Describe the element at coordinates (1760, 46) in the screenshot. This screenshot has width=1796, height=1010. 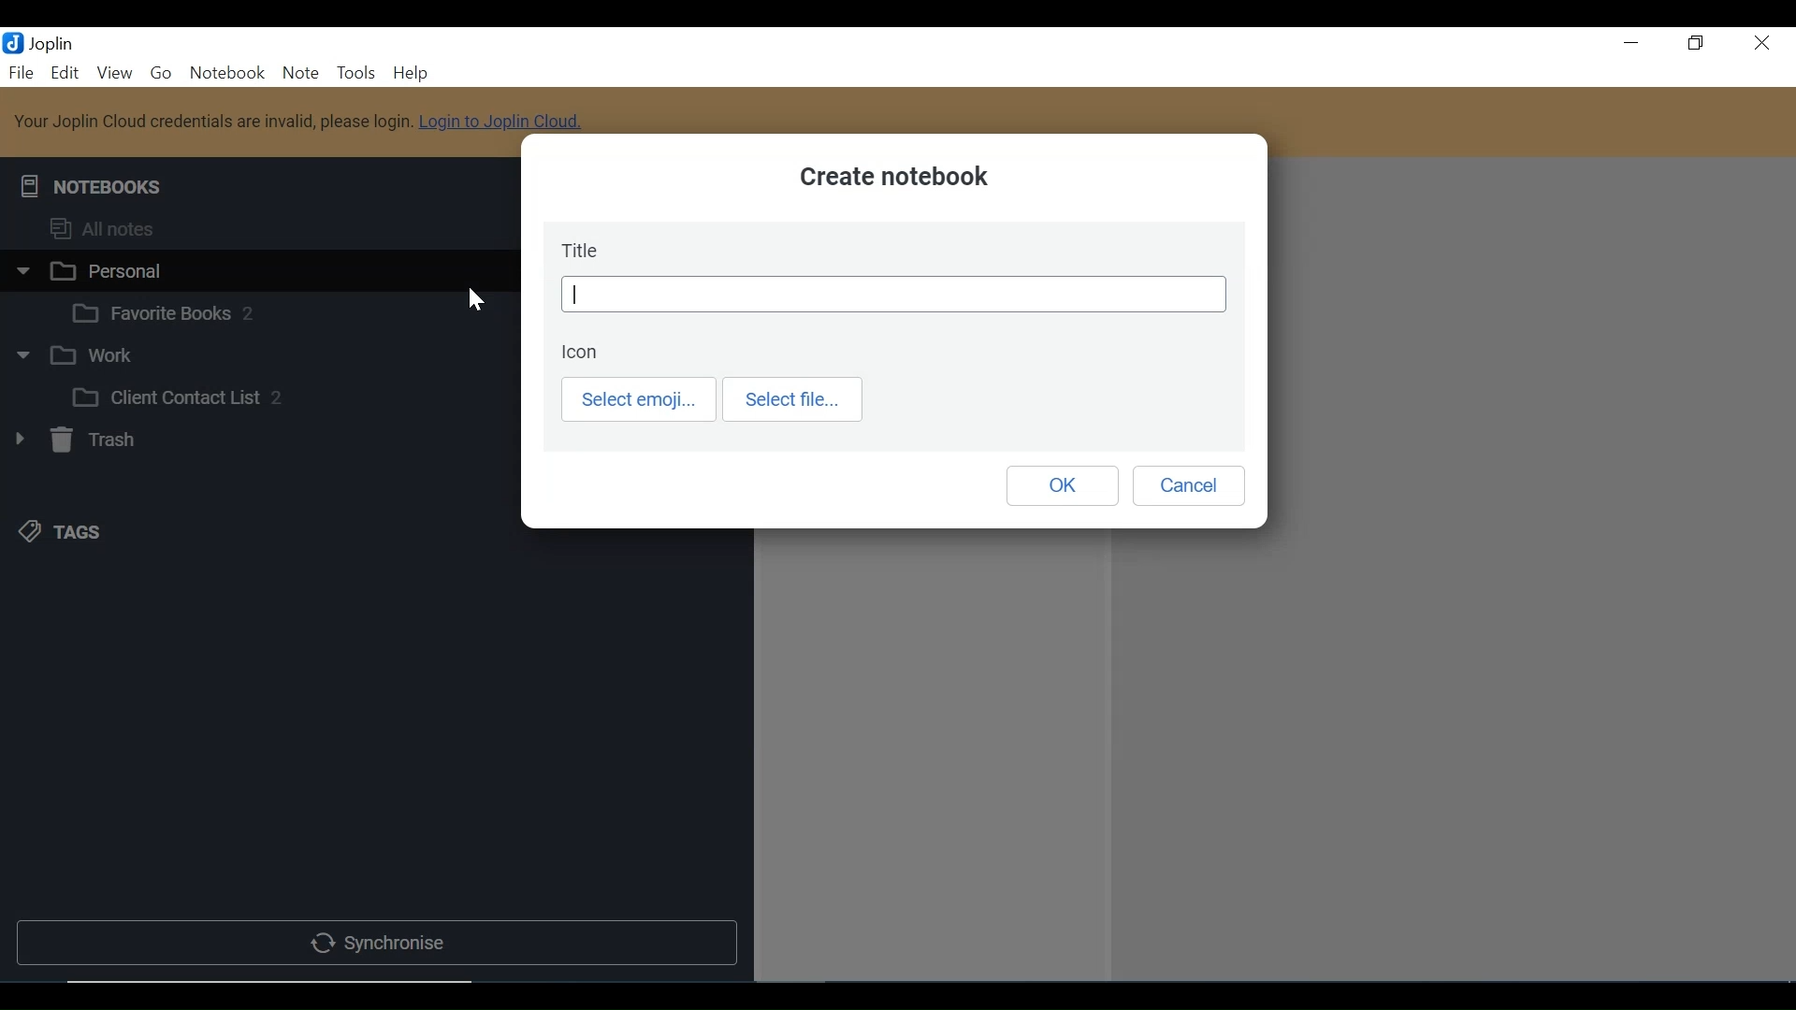
I see `Close` at that location.